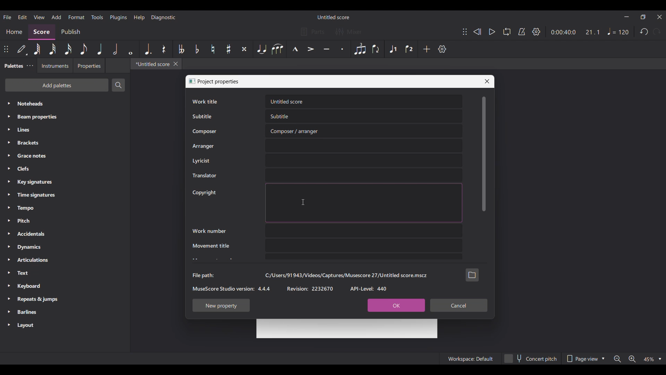  Describe the element at coordinates (231, 289) in the screenshot. I see `MuseScore Studio version: 4.4.4` at that location.